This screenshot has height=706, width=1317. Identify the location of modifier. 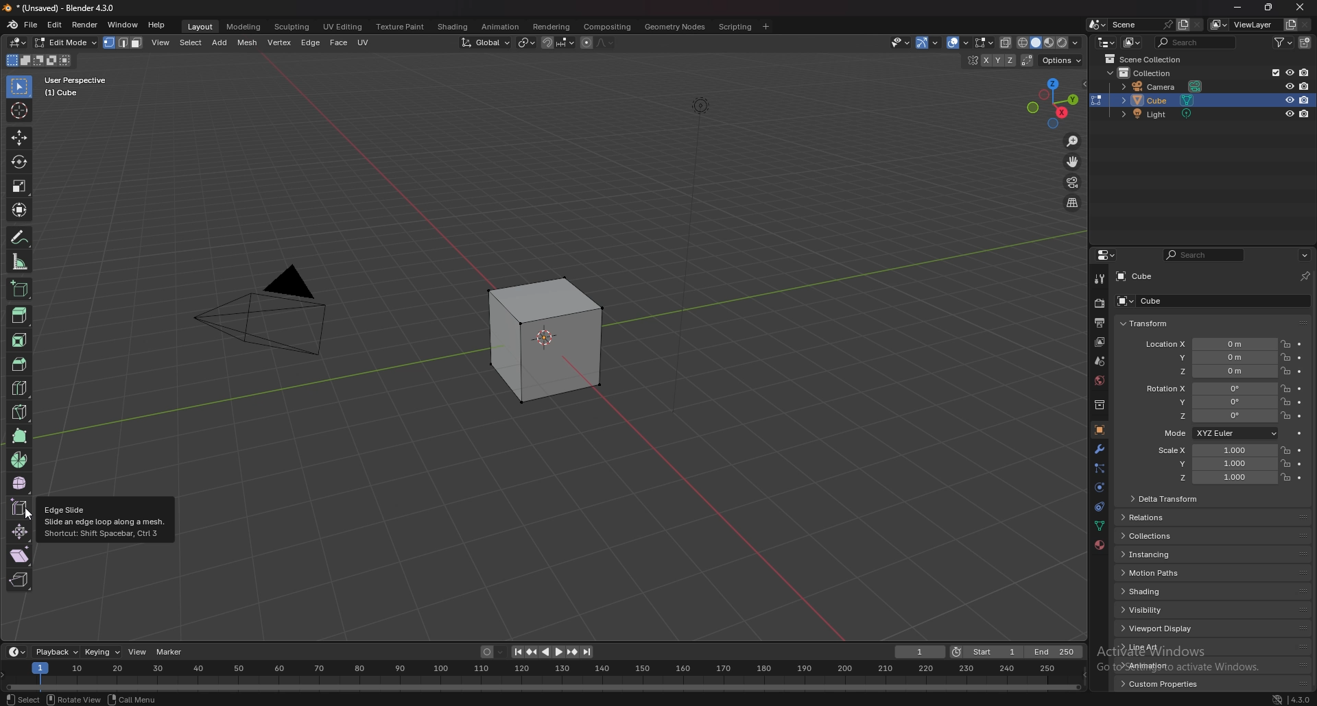
(1101, 448).